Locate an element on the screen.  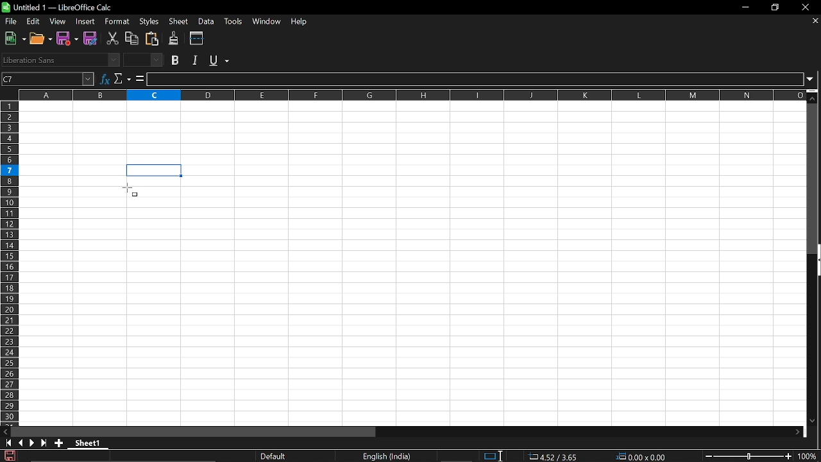
Fillable cells is located at coordinates (72, 170).